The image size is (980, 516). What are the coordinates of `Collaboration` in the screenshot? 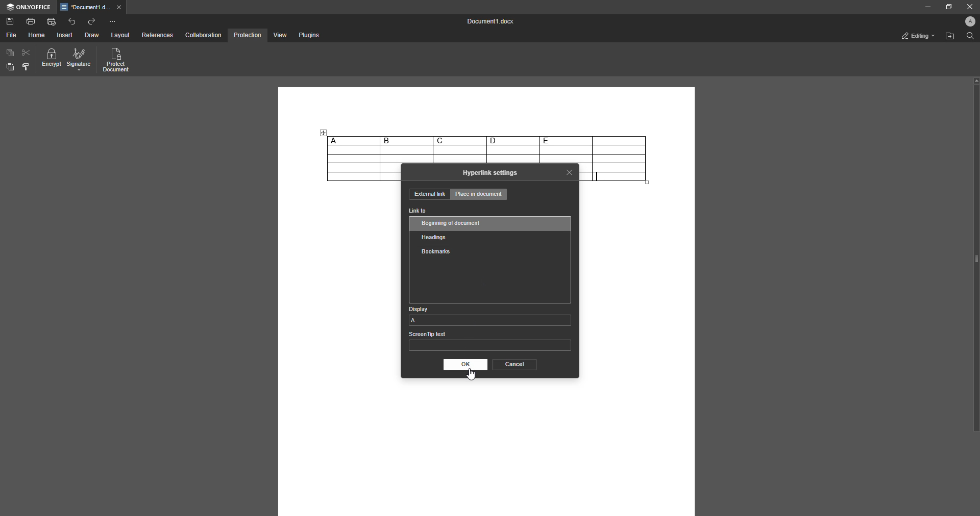 It's located at (204, 35).